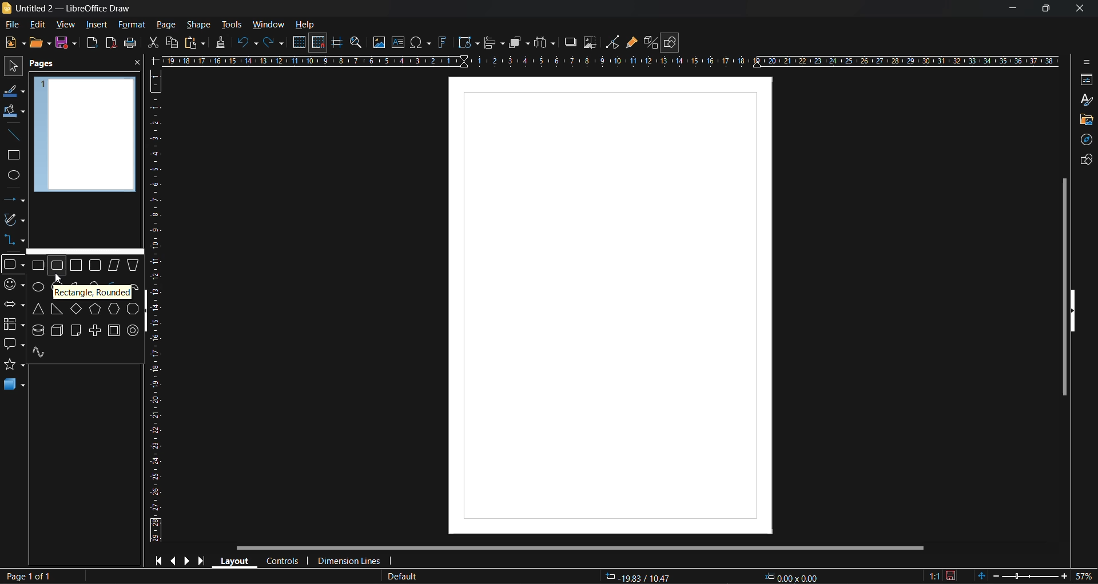 This screenshot has width=1098, height=584. What do you see at coordinates (234, 26) in the screenshot?
I see `tools` at bounding box center [234, 26].